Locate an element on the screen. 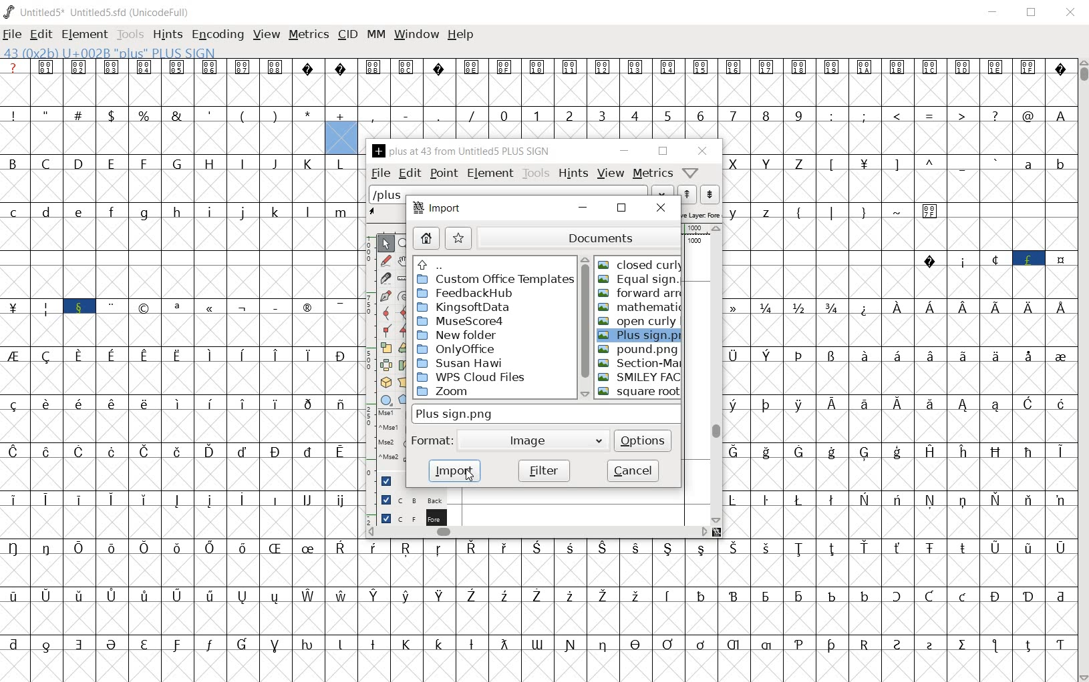 This screenshot has width=1089, height=682. T is located at coordinates (865, 179).